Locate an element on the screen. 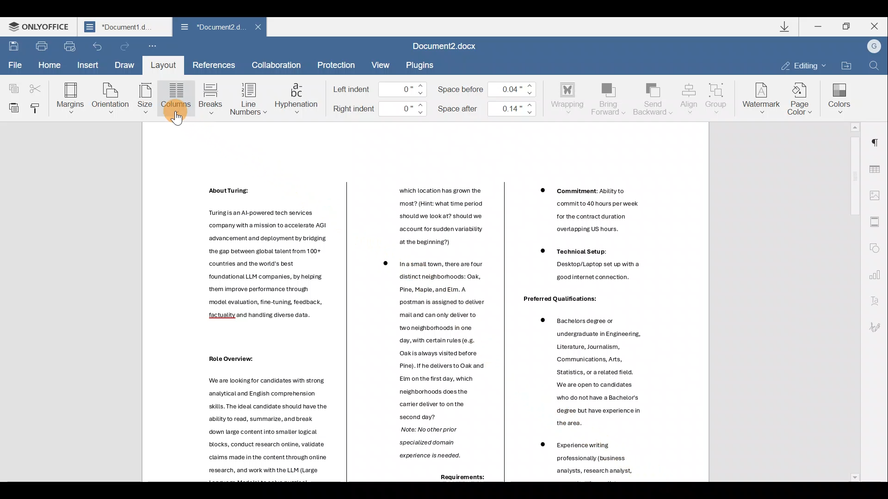   is located at coordinates (558, 299).